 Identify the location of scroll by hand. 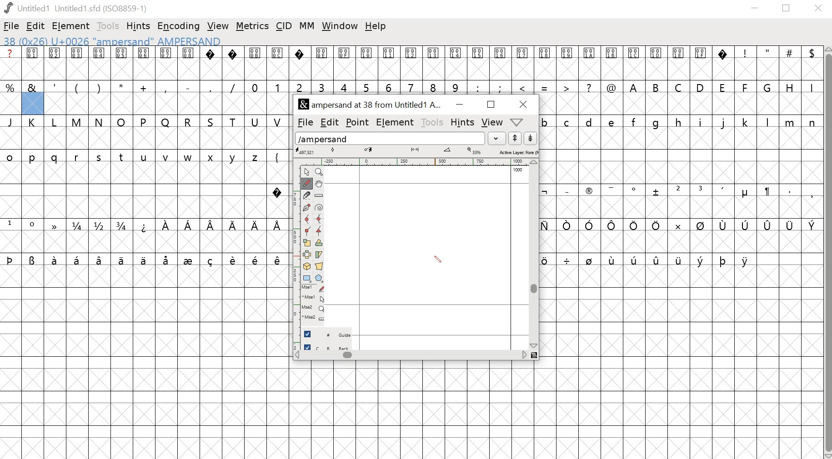
(320, 183).